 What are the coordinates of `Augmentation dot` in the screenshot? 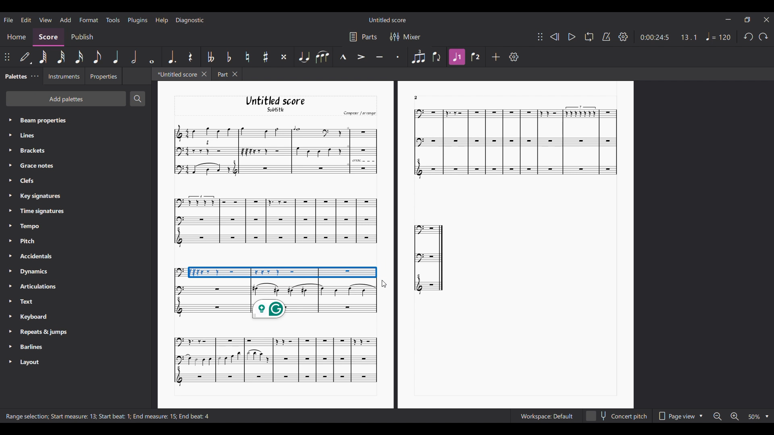 It's located at (172, 56).